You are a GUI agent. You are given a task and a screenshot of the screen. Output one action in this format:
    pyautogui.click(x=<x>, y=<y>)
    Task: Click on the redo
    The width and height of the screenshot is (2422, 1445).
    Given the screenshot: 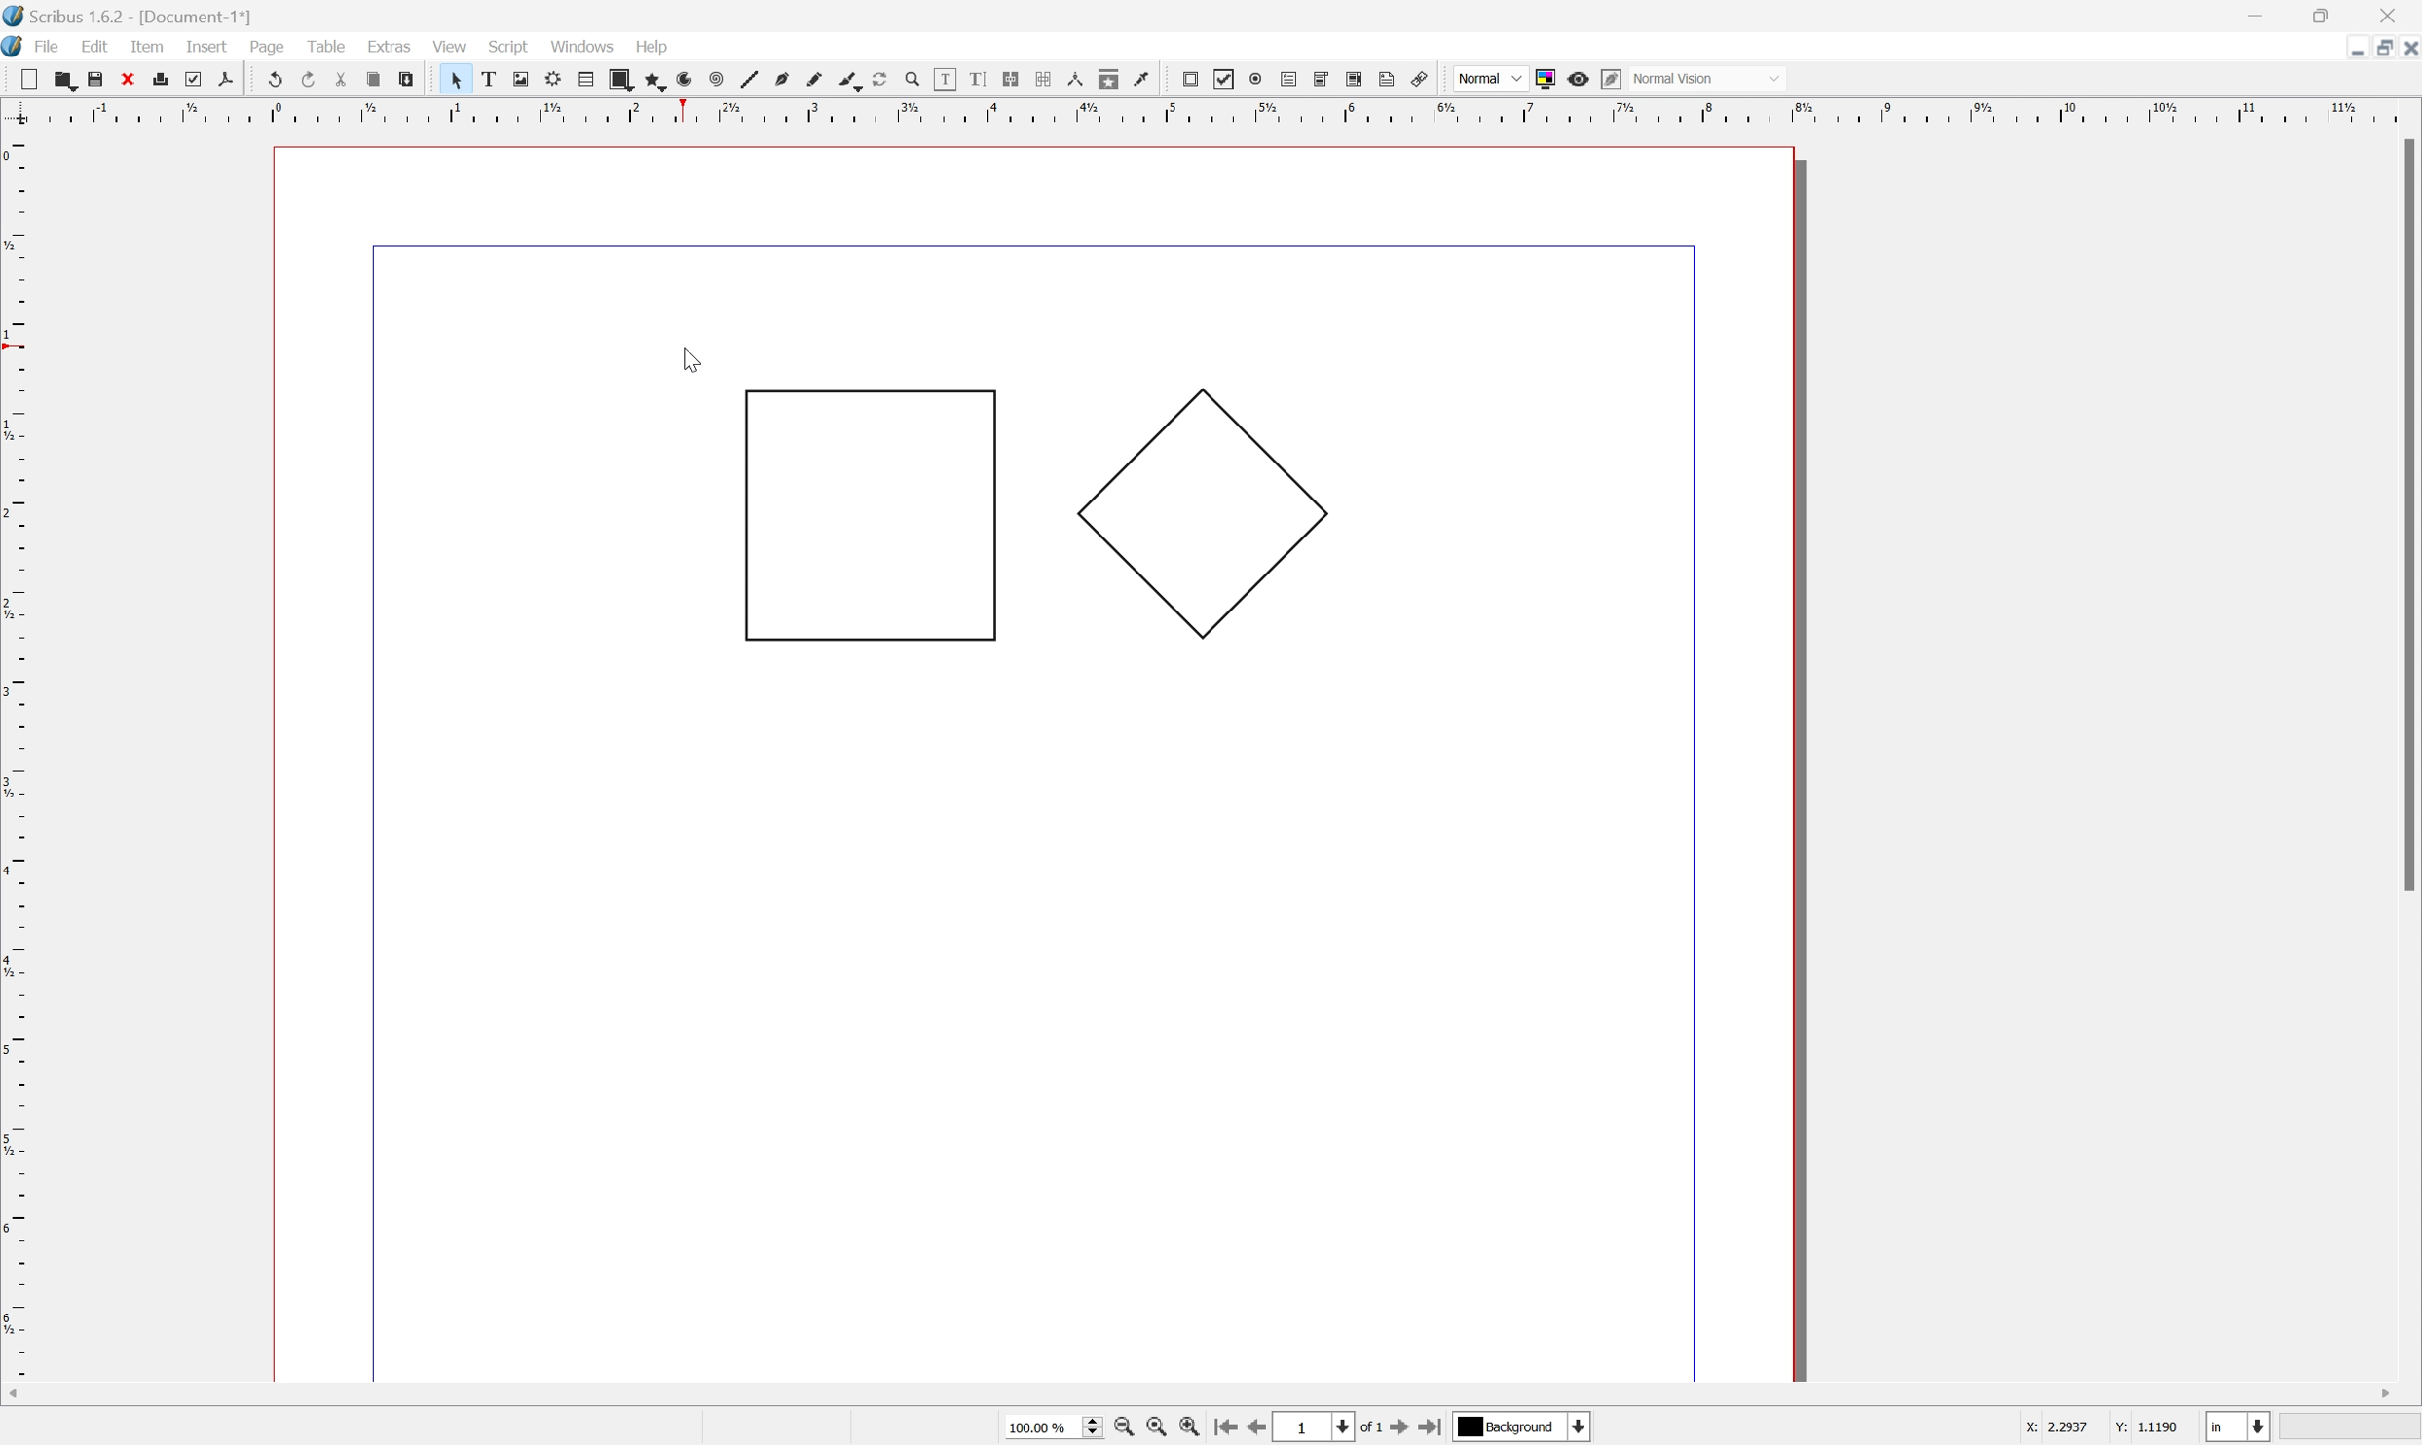 What is the action you would take?
    pyautogui.click(x=305, y=81)
    